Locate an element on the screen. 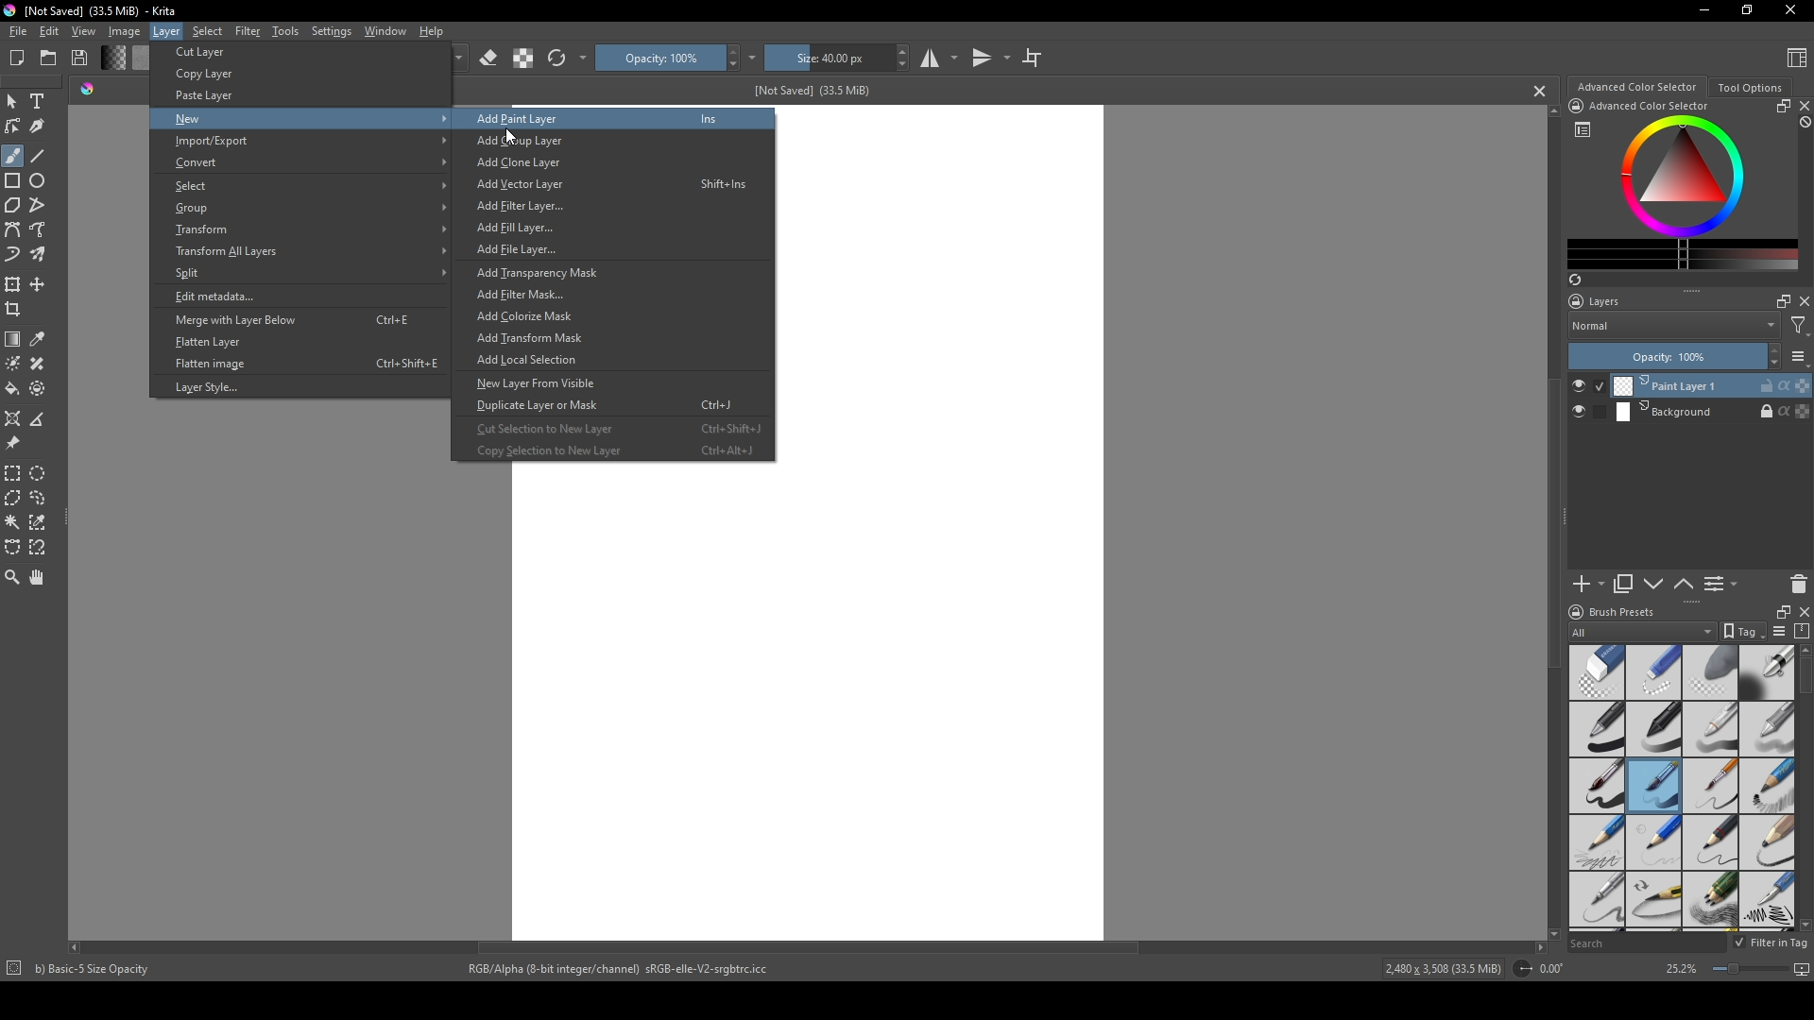  medium brush is located at coordinates (1653, 786).